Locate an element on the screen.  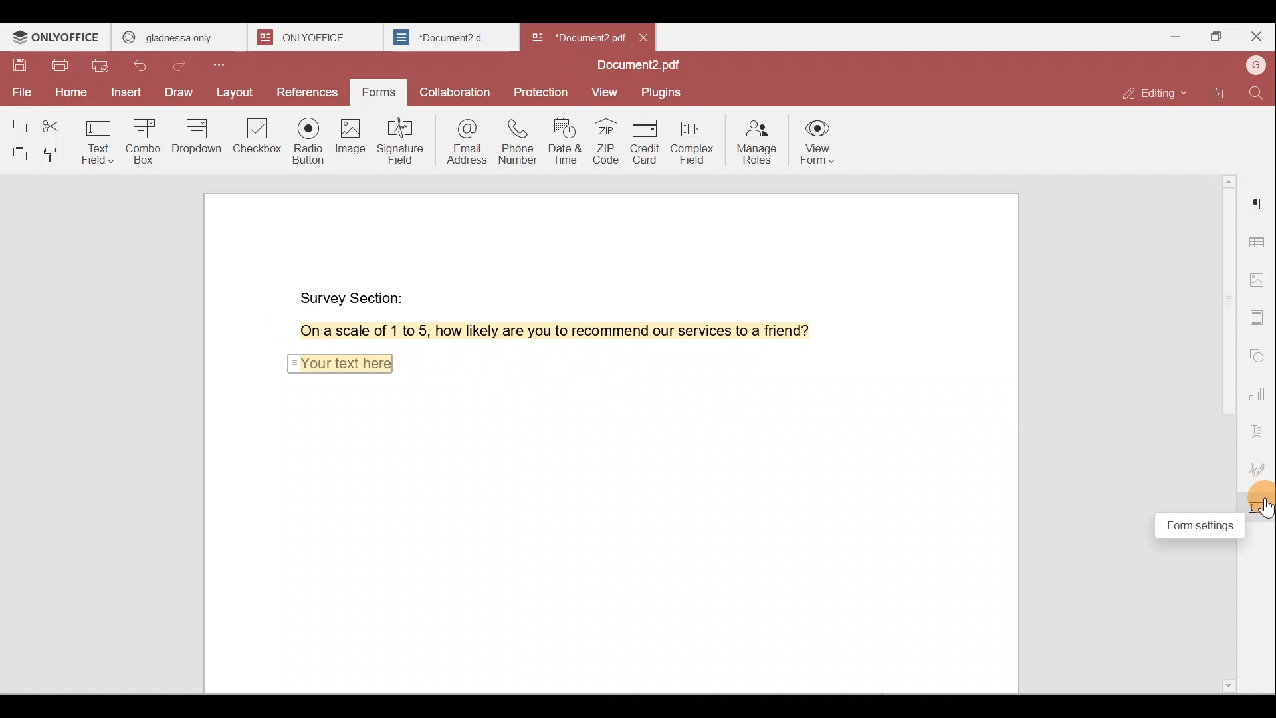
View is located at coordinates (605, 93).